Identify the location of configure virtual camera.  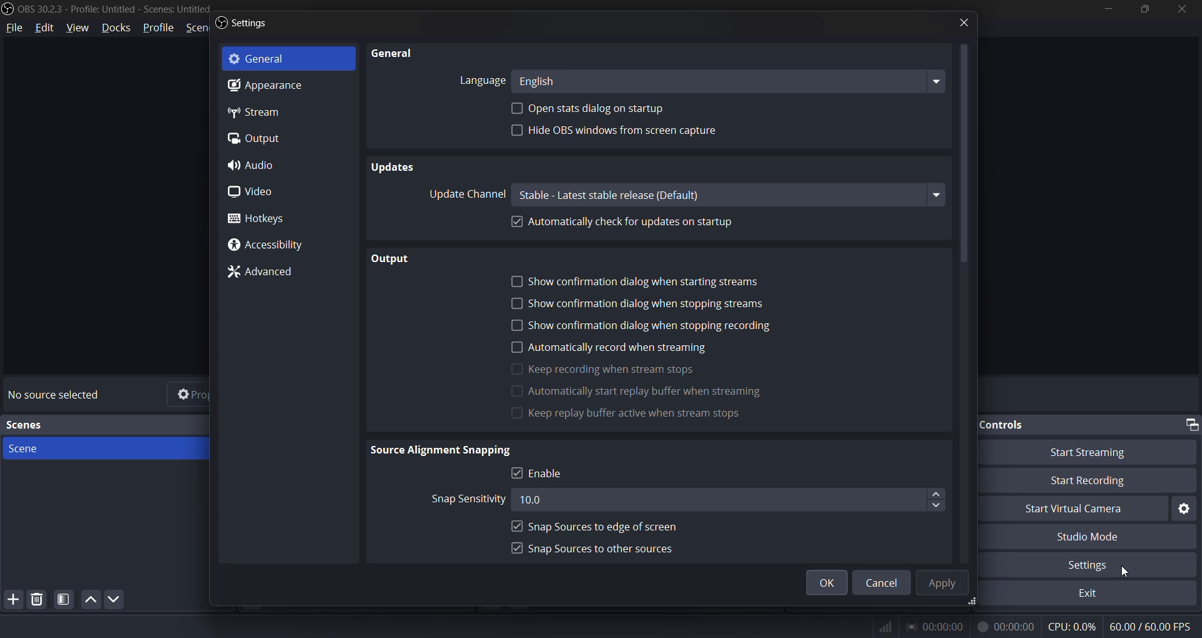
(1184, 508).